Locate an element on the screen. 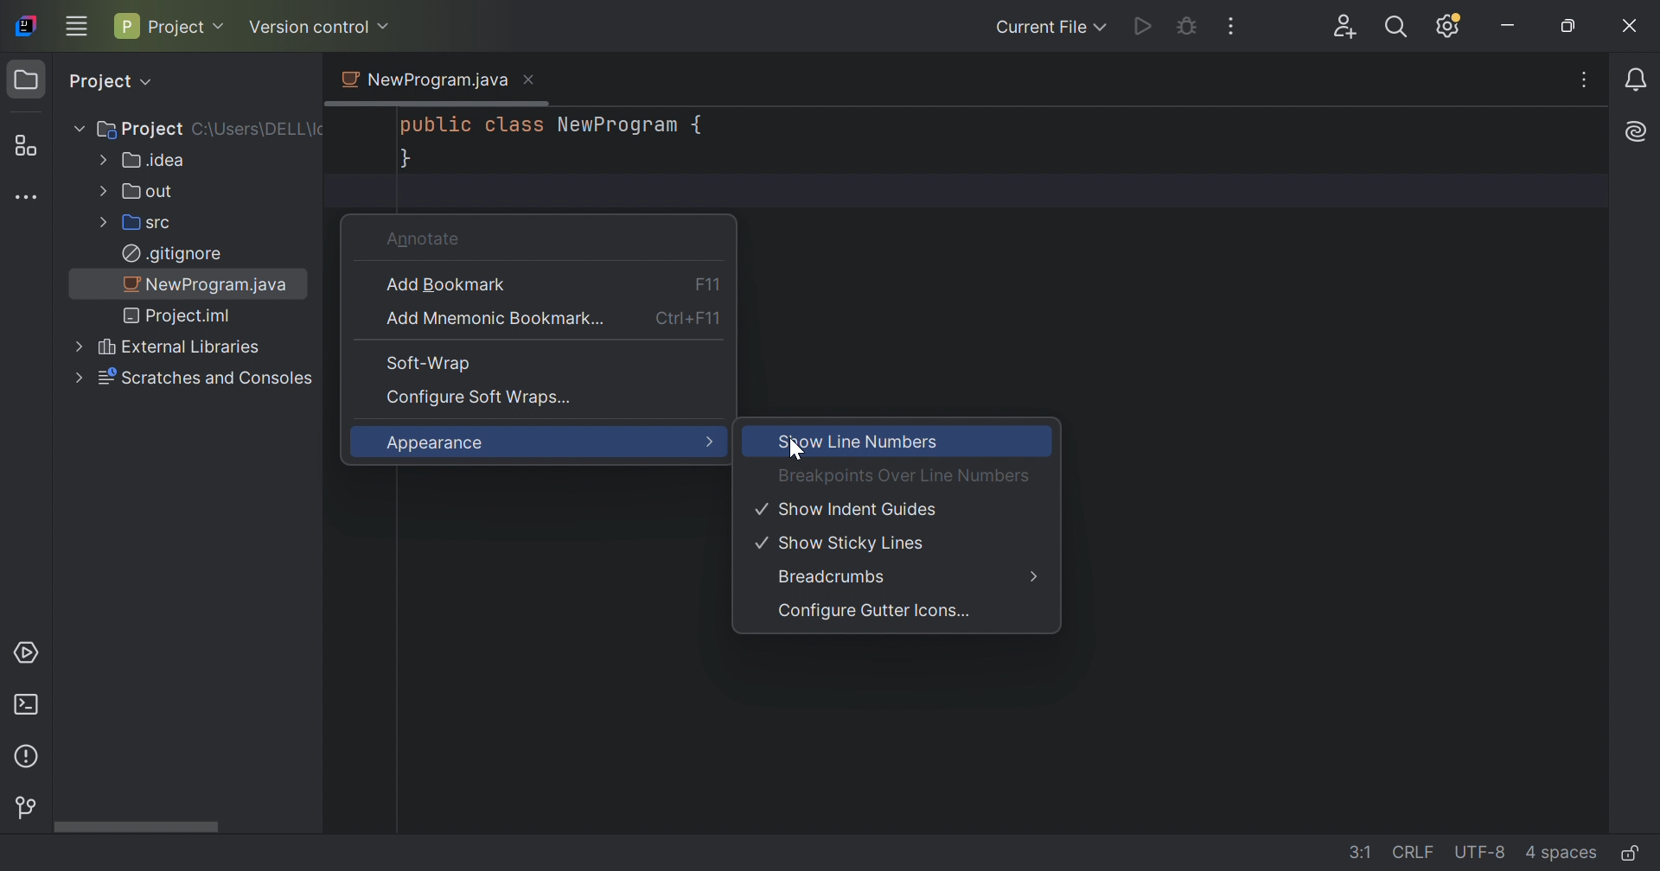 The image size is (1660, 871). Configure Soft Wraps is located at coordinates (481, 397).